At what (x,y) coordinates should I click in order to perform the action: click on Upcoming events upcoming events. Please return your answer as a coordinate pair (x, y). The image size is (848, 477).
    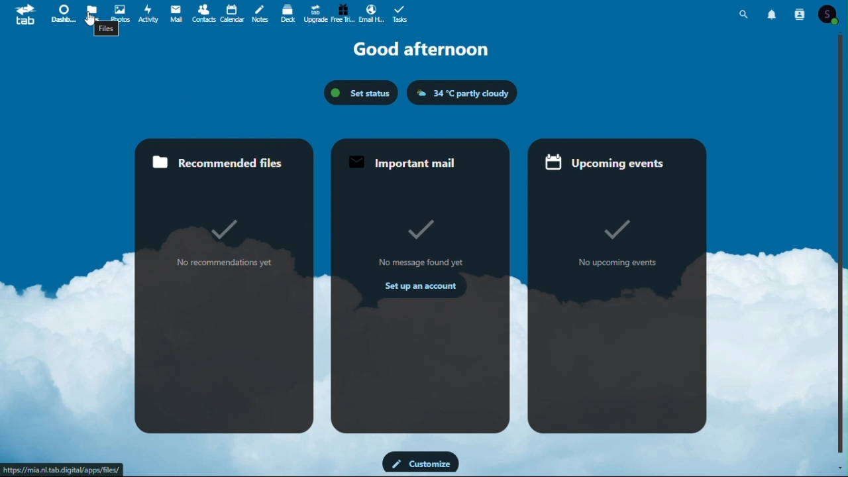
    Looking at the image, I should click on (618, 285).